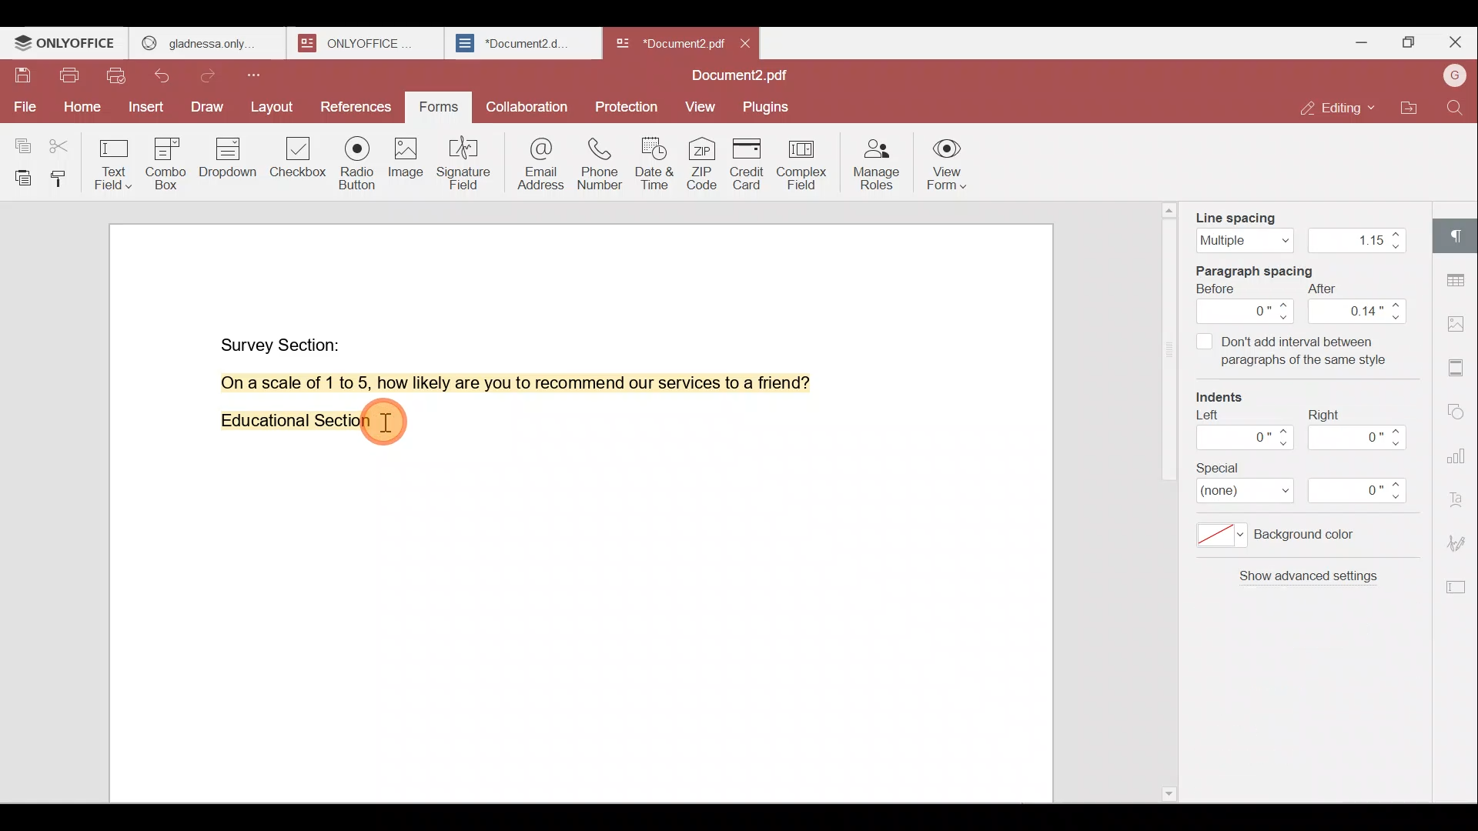  What do you see at coordinates (498, 383) in the screenshot?
I see `On a scale of 1 to 5, how likely are you to recommend our services to a friend?` at bounding box center [498, 383].